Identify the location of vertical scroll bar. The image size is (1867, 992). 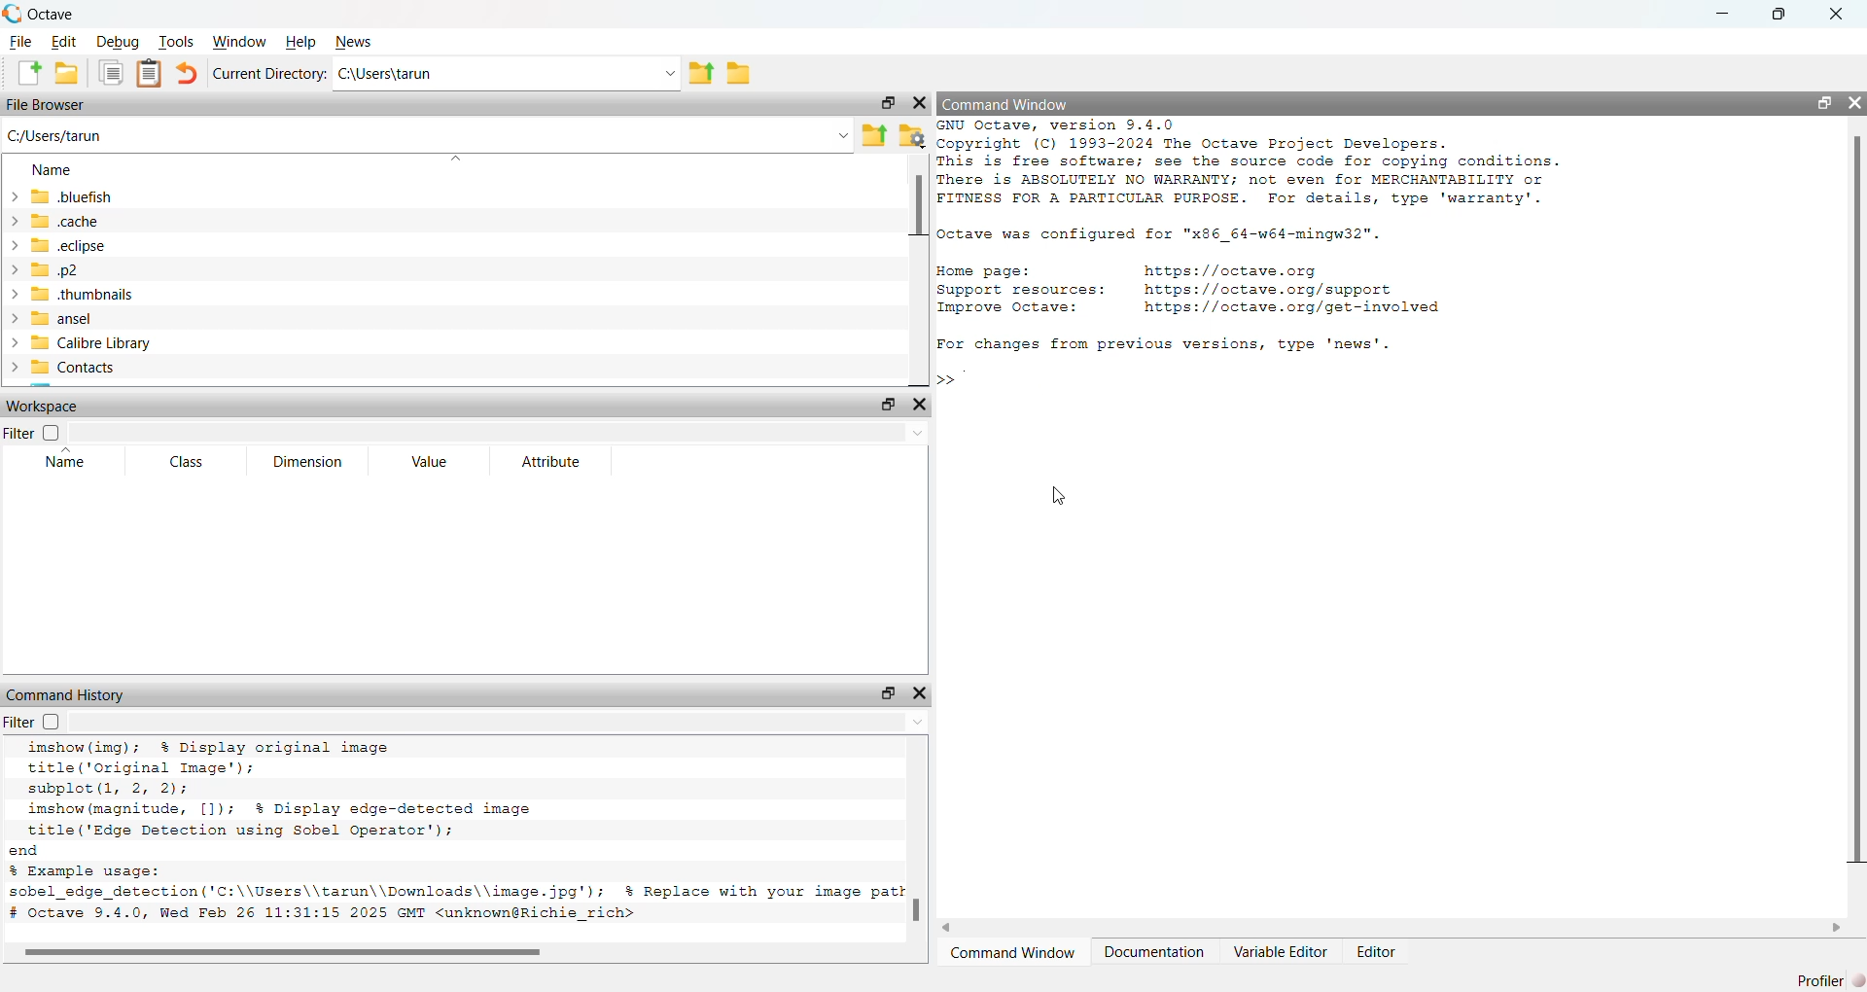
(916, 264).